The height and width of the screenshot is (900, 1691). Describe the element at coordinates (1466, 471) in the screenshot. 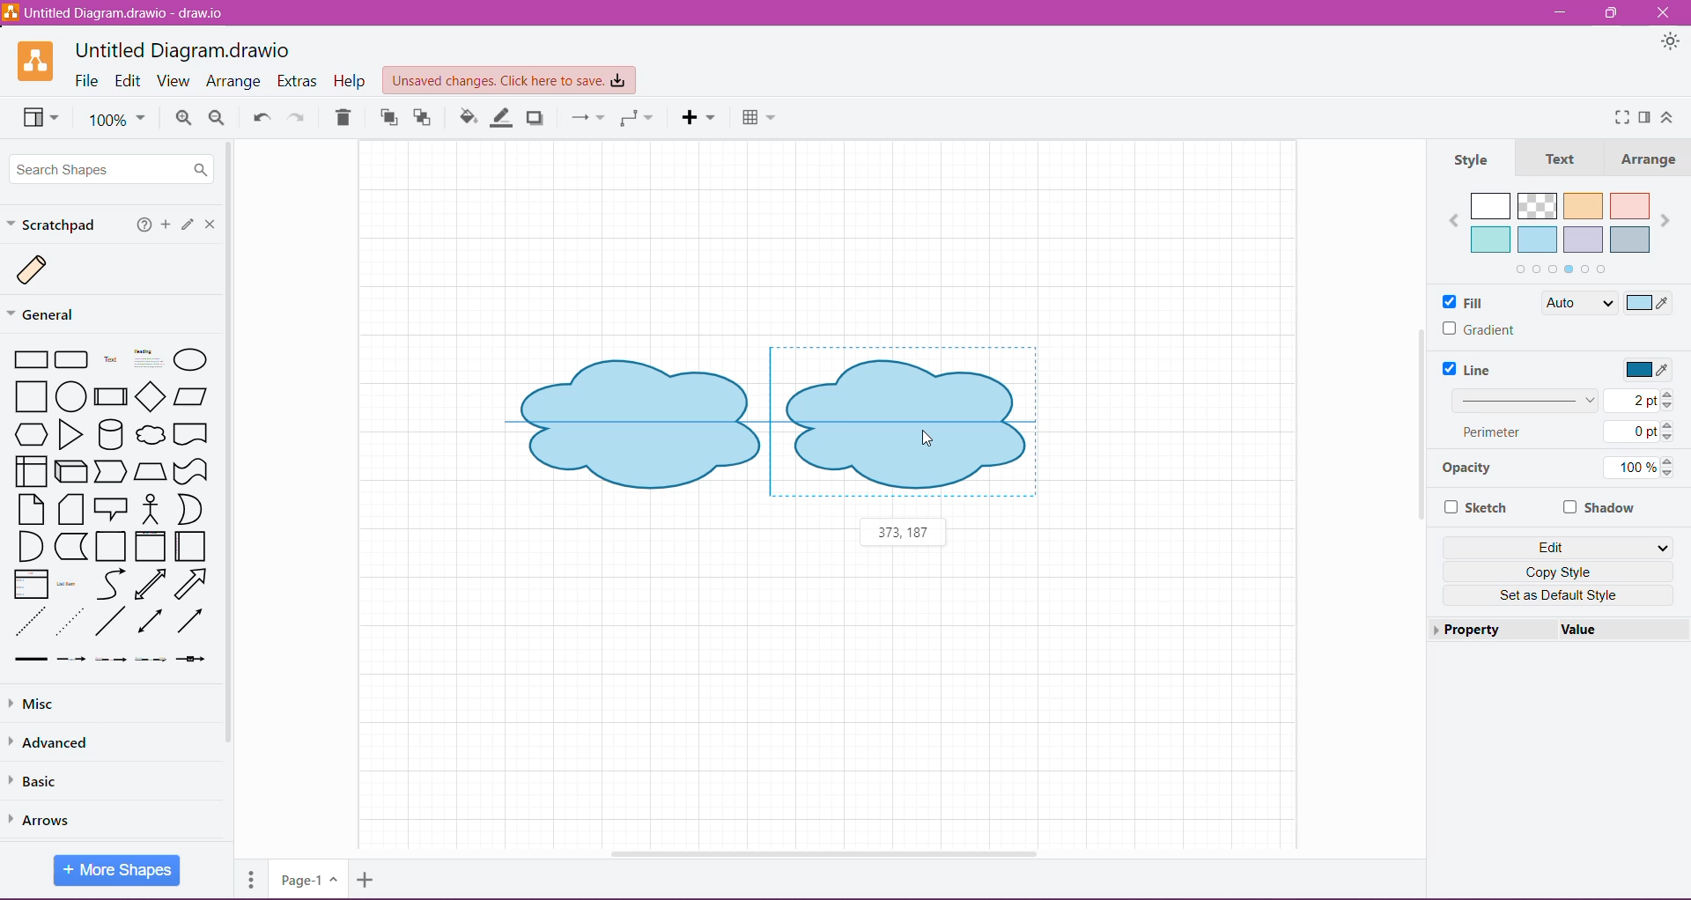

I see `Opacity` at that location.